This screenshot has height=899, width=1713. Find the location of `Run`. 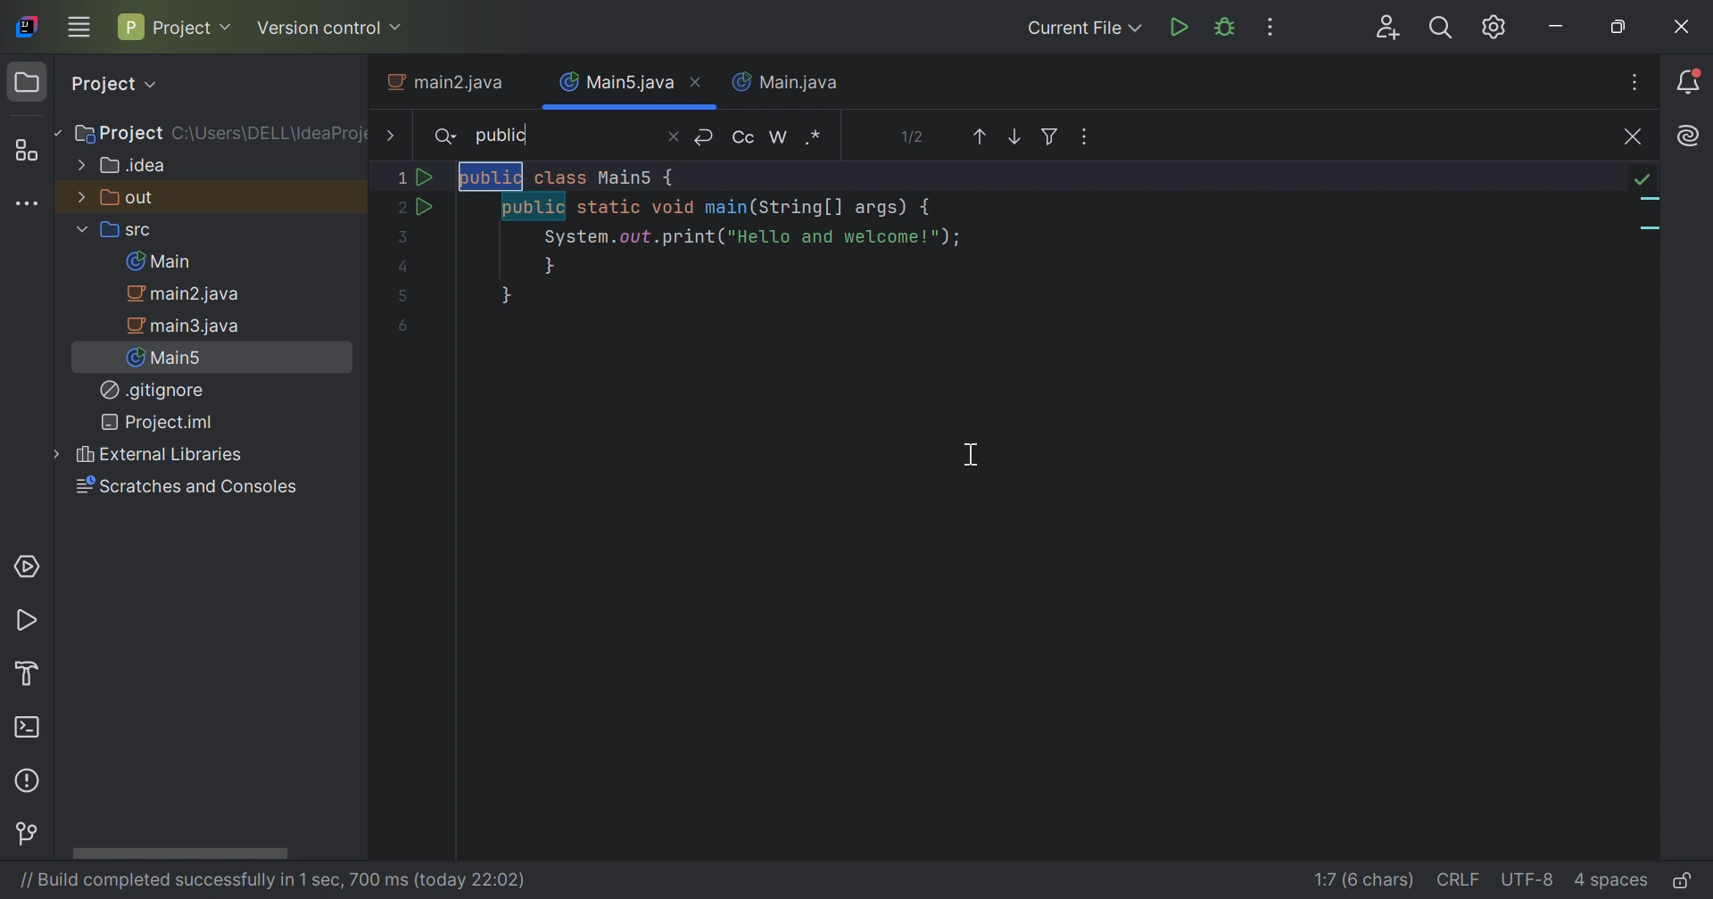

Run is located at coordinates (30, 623).